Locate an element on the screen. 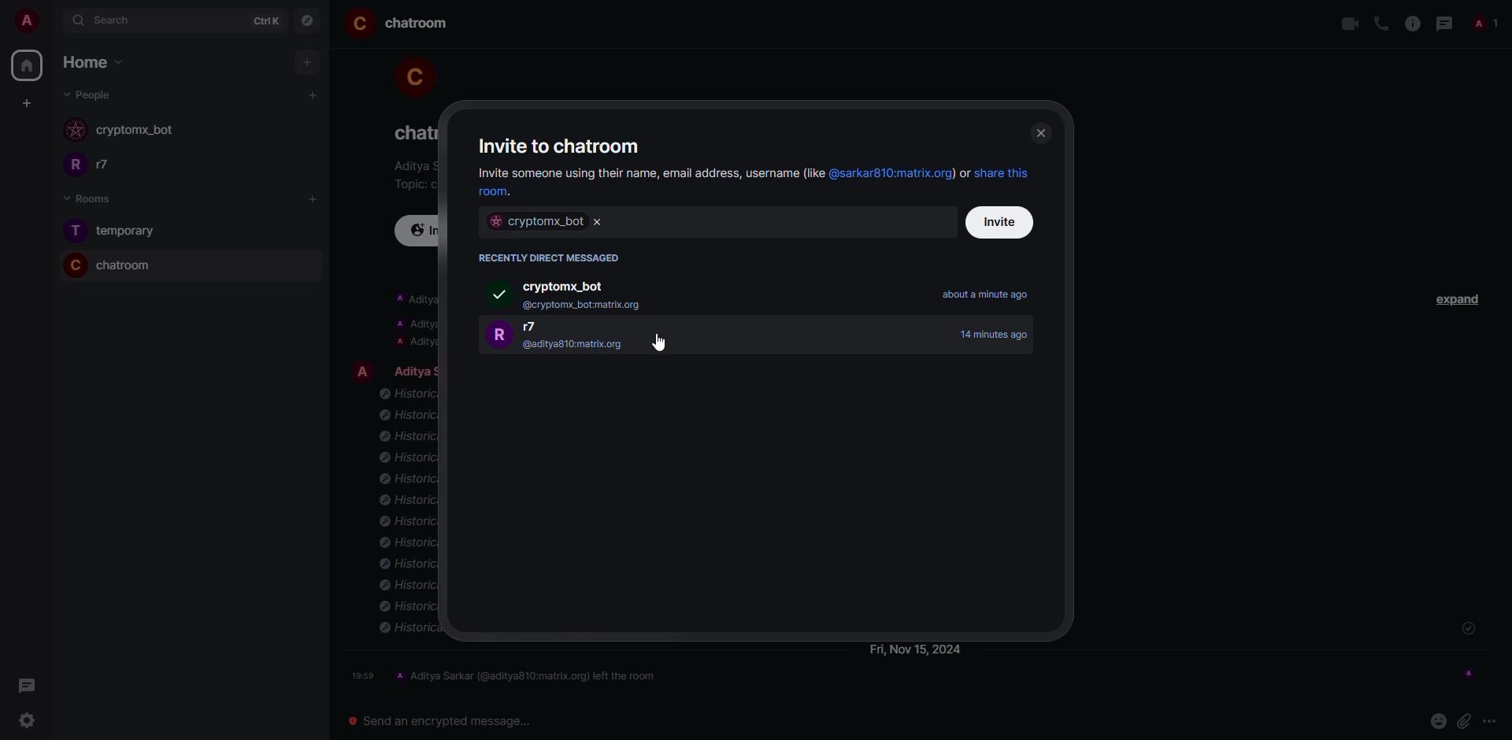 The image size is (1512, 740). email id is located at coordinates (575, 346).